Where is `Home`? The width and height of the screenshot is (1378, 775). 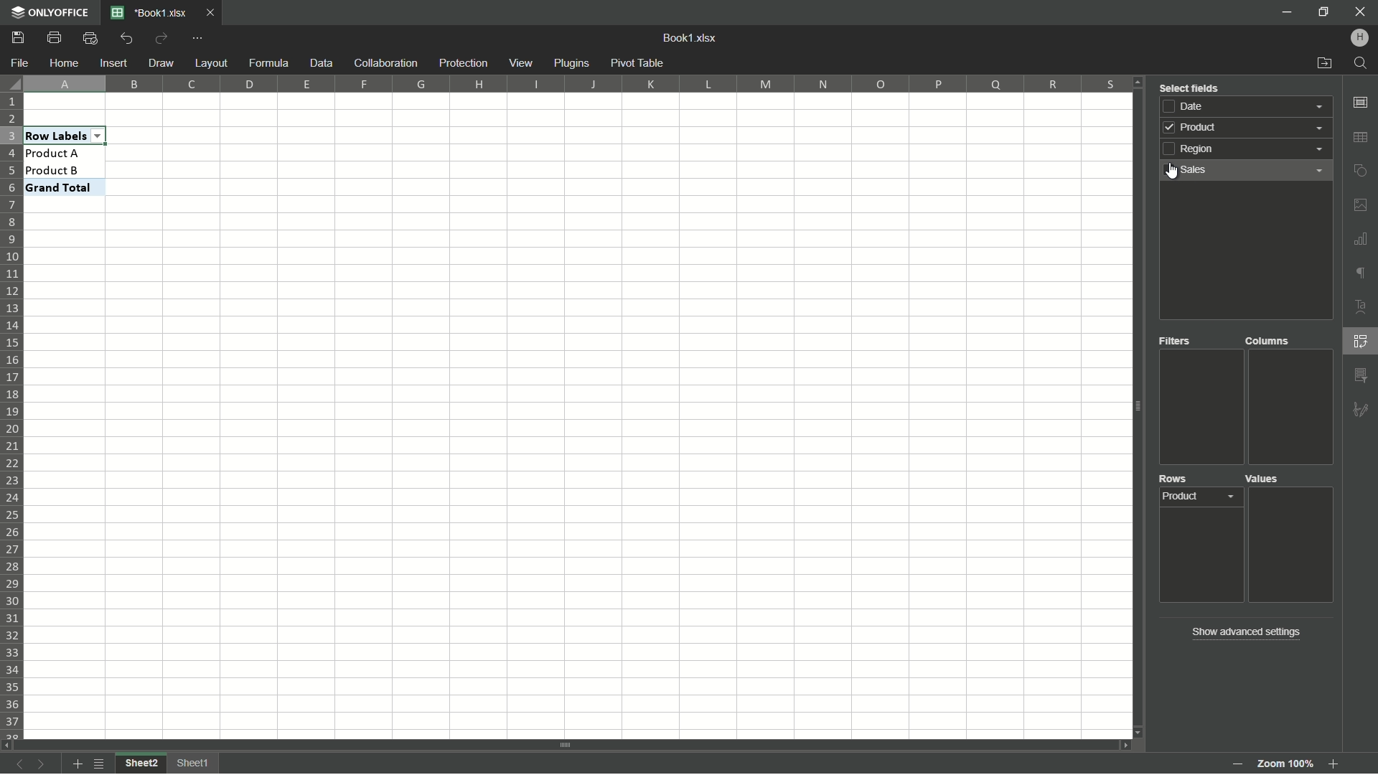
Home is located at coordinates (65, 62).